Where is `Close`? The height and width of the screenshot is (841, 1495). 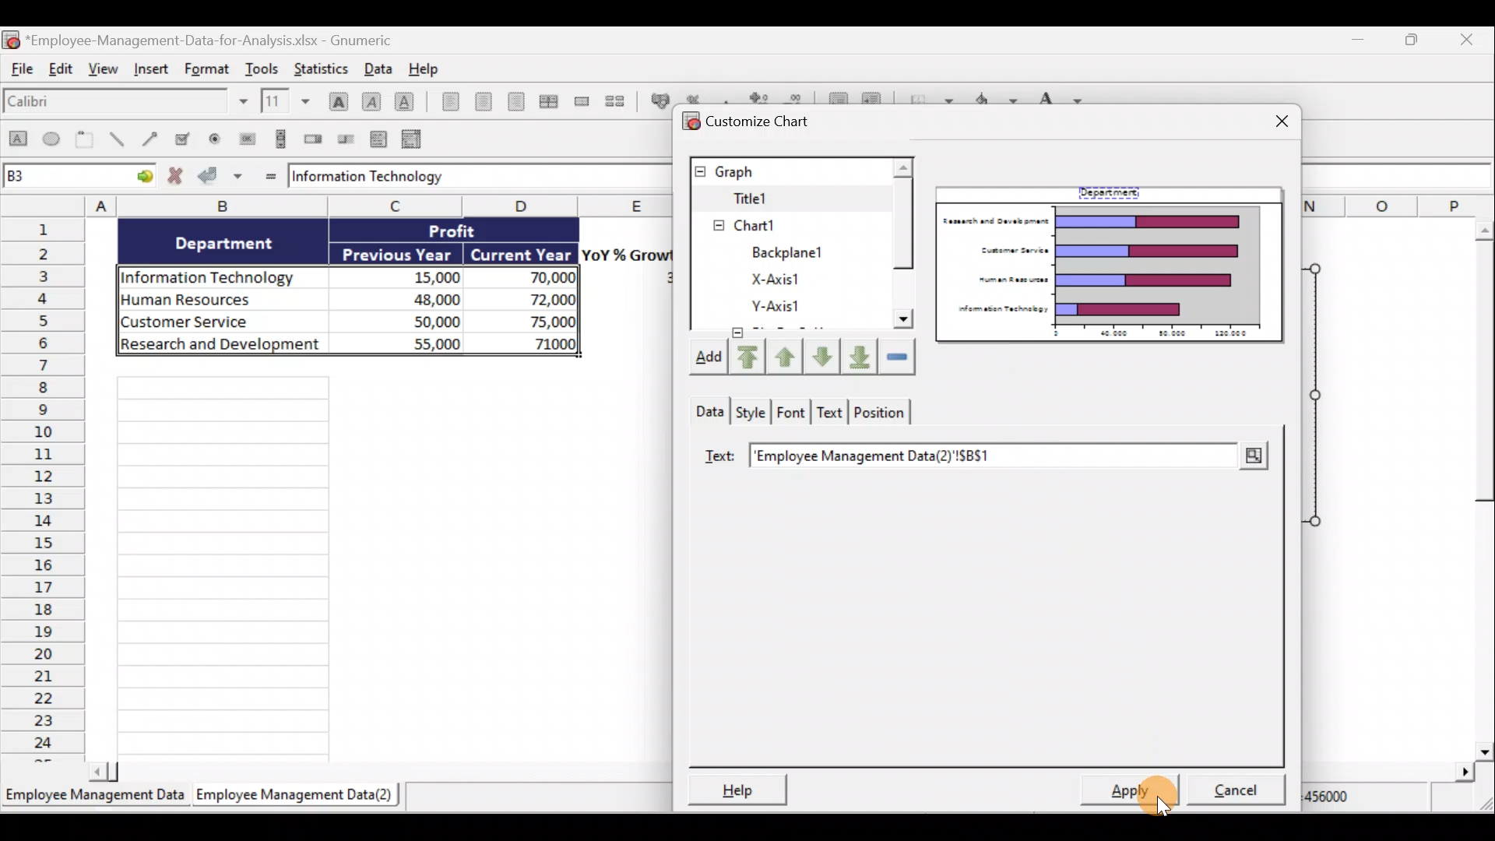
Close is located at coordinates (1277, 125).